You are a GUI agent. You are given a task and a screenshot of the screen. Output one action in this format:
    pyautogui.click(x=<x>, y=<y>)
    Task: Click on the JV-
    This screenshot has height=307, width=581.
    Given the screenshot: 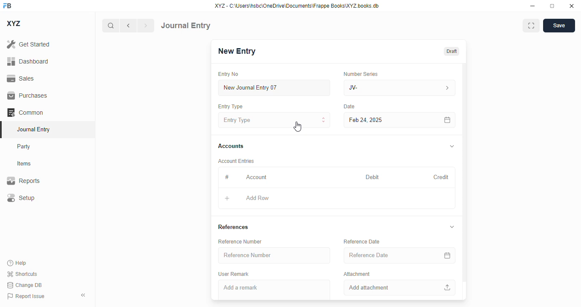 What is the action you would take?
    pyautogui.click(x=400, y=88)
    